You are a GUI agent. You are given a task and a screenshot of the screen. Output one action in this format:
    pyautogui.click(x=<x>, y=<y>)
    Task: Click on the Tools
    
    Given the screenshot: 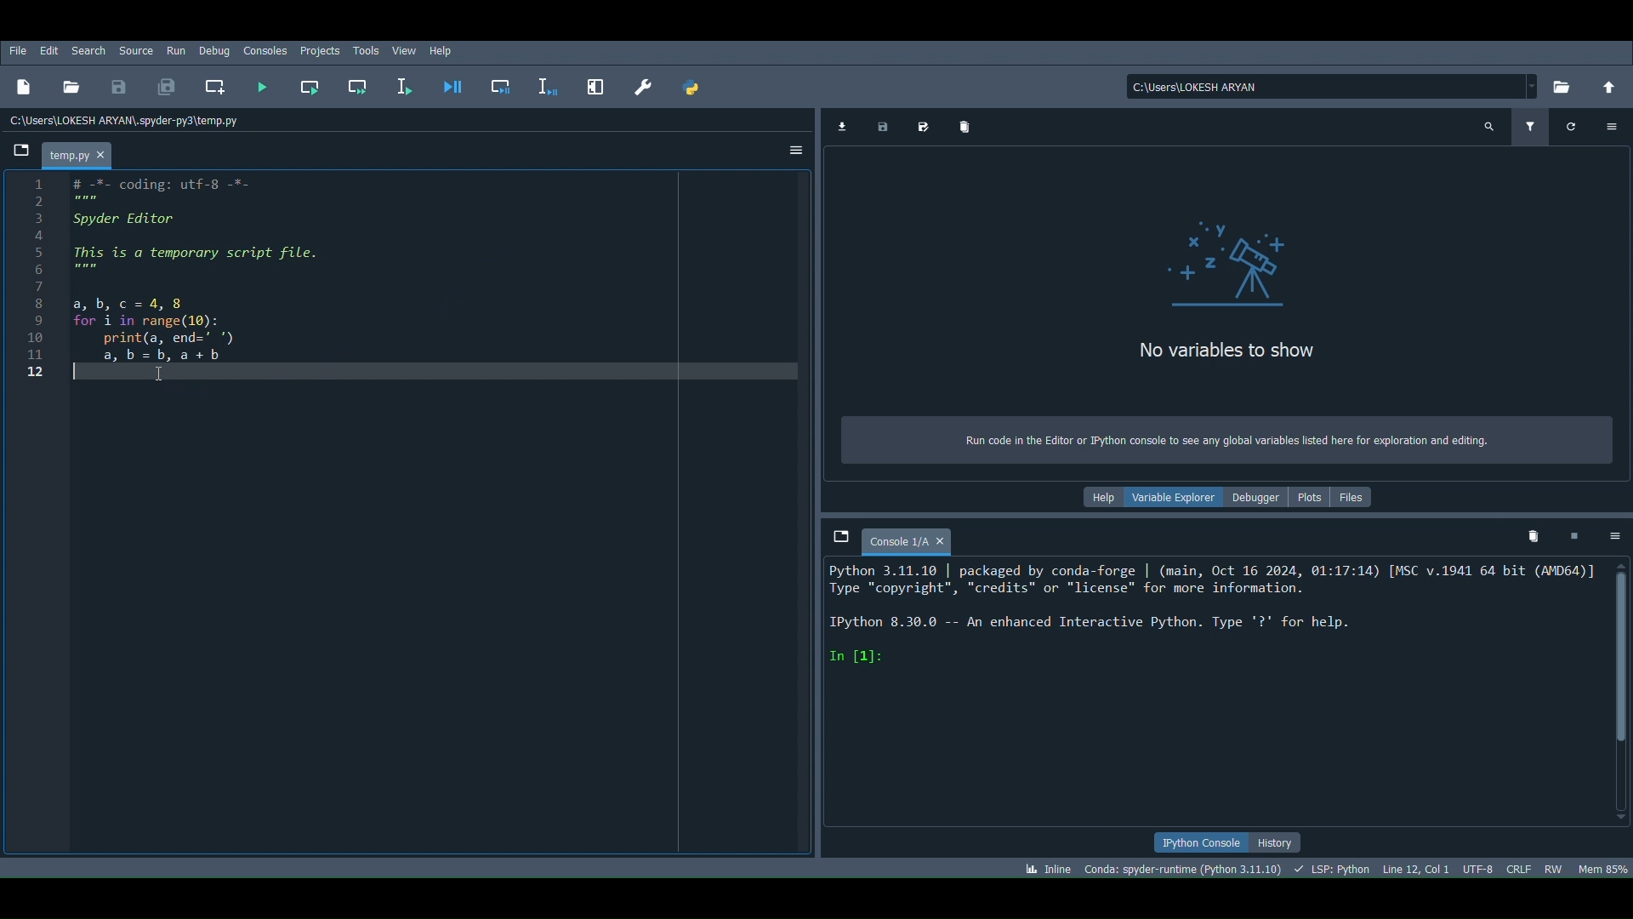 What is the action you would take?
    pyautogui.click(x=366, y=50)
    